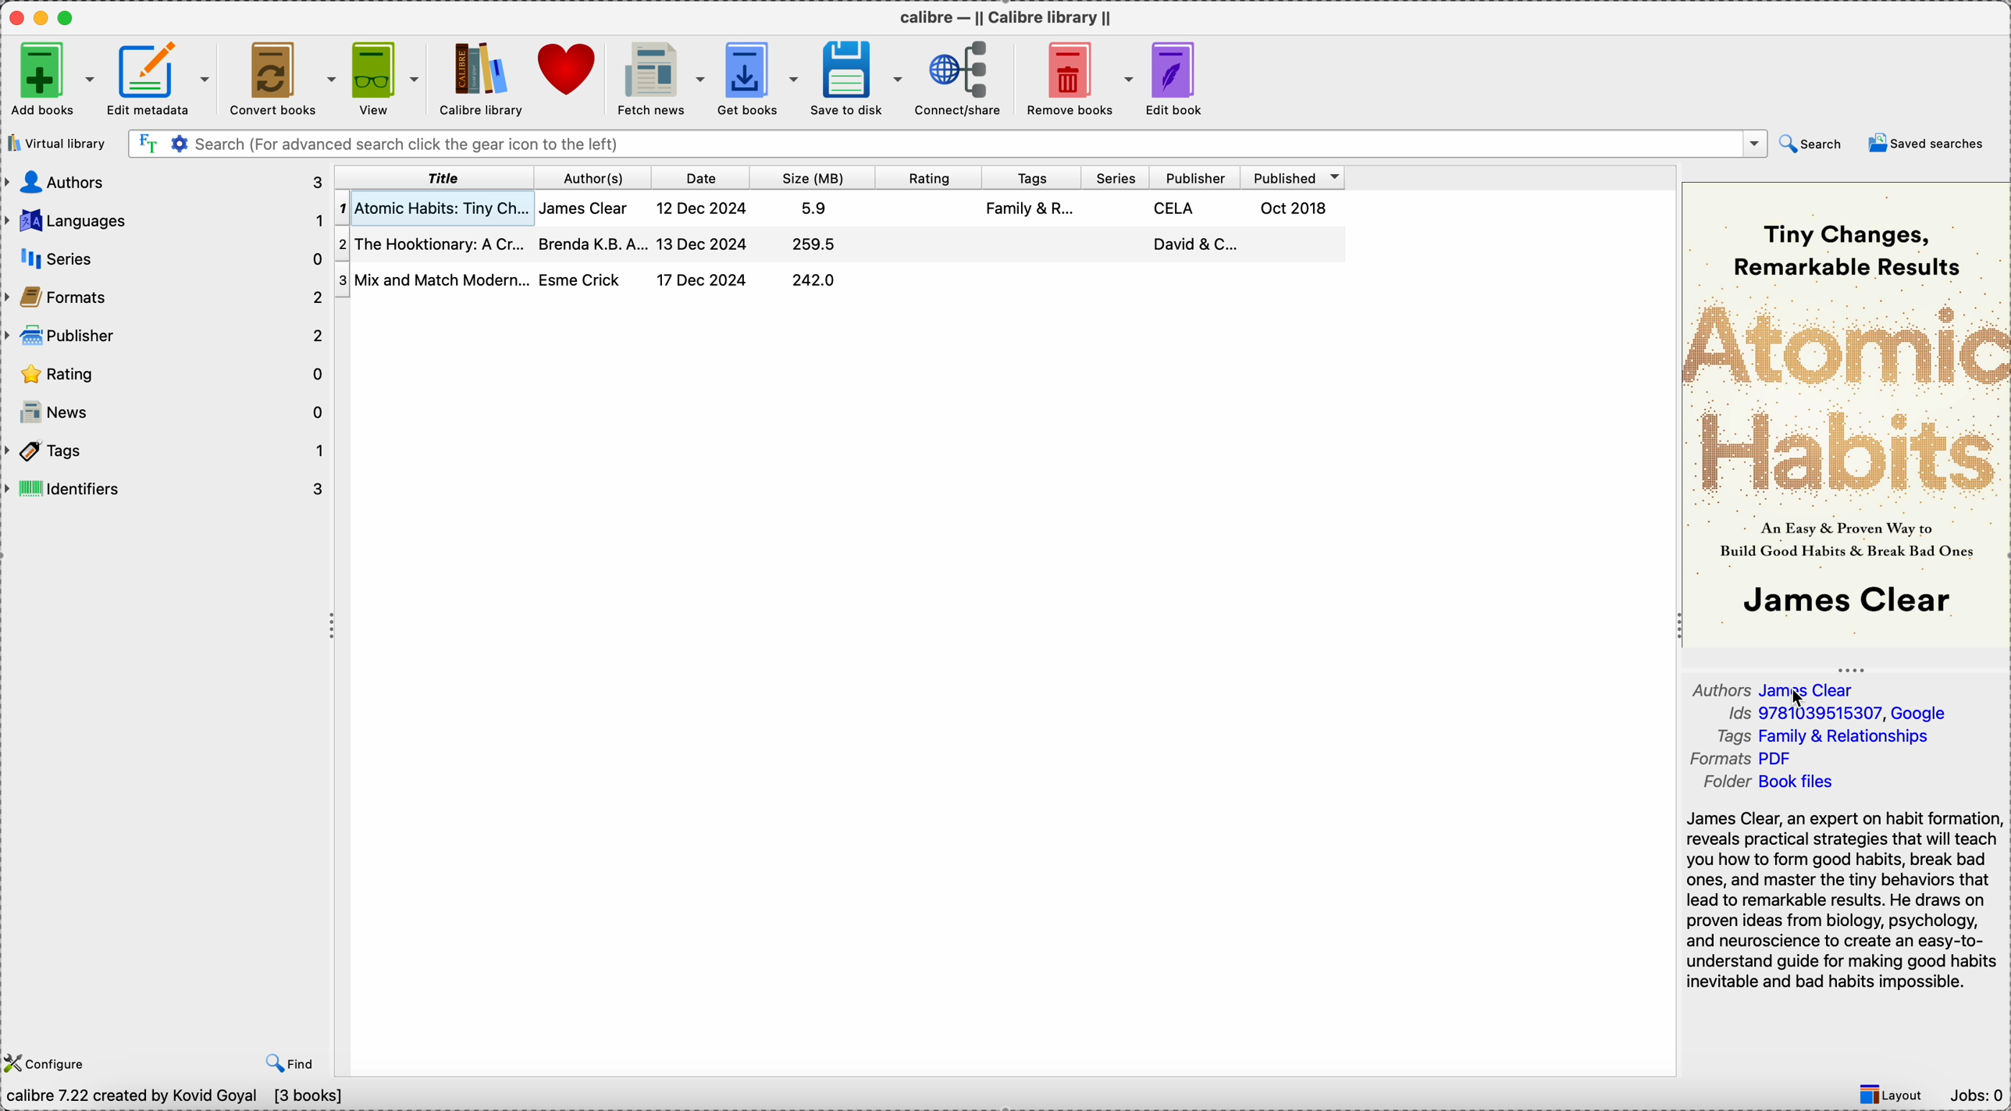 This screenshot has height=1111, width=2011. Describe the element at coordinates (701, 243) in the screenshot. I see `13 Dec 2024` at that location.